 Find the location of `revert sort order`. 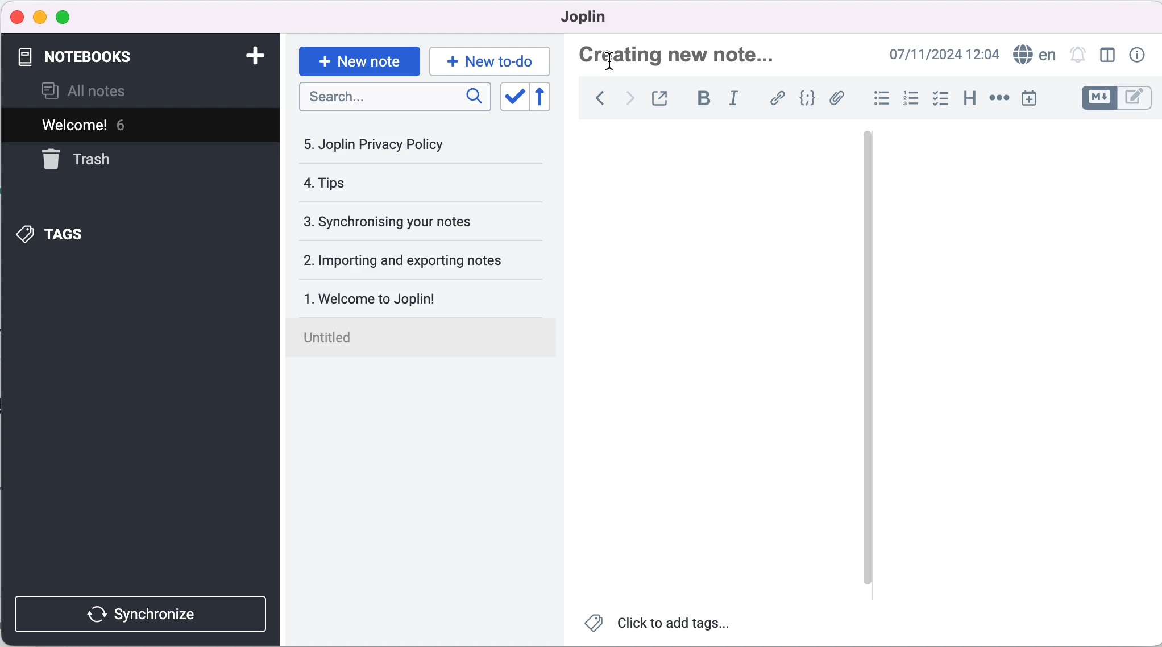

revert sort order is located at coordinates (545, 98).